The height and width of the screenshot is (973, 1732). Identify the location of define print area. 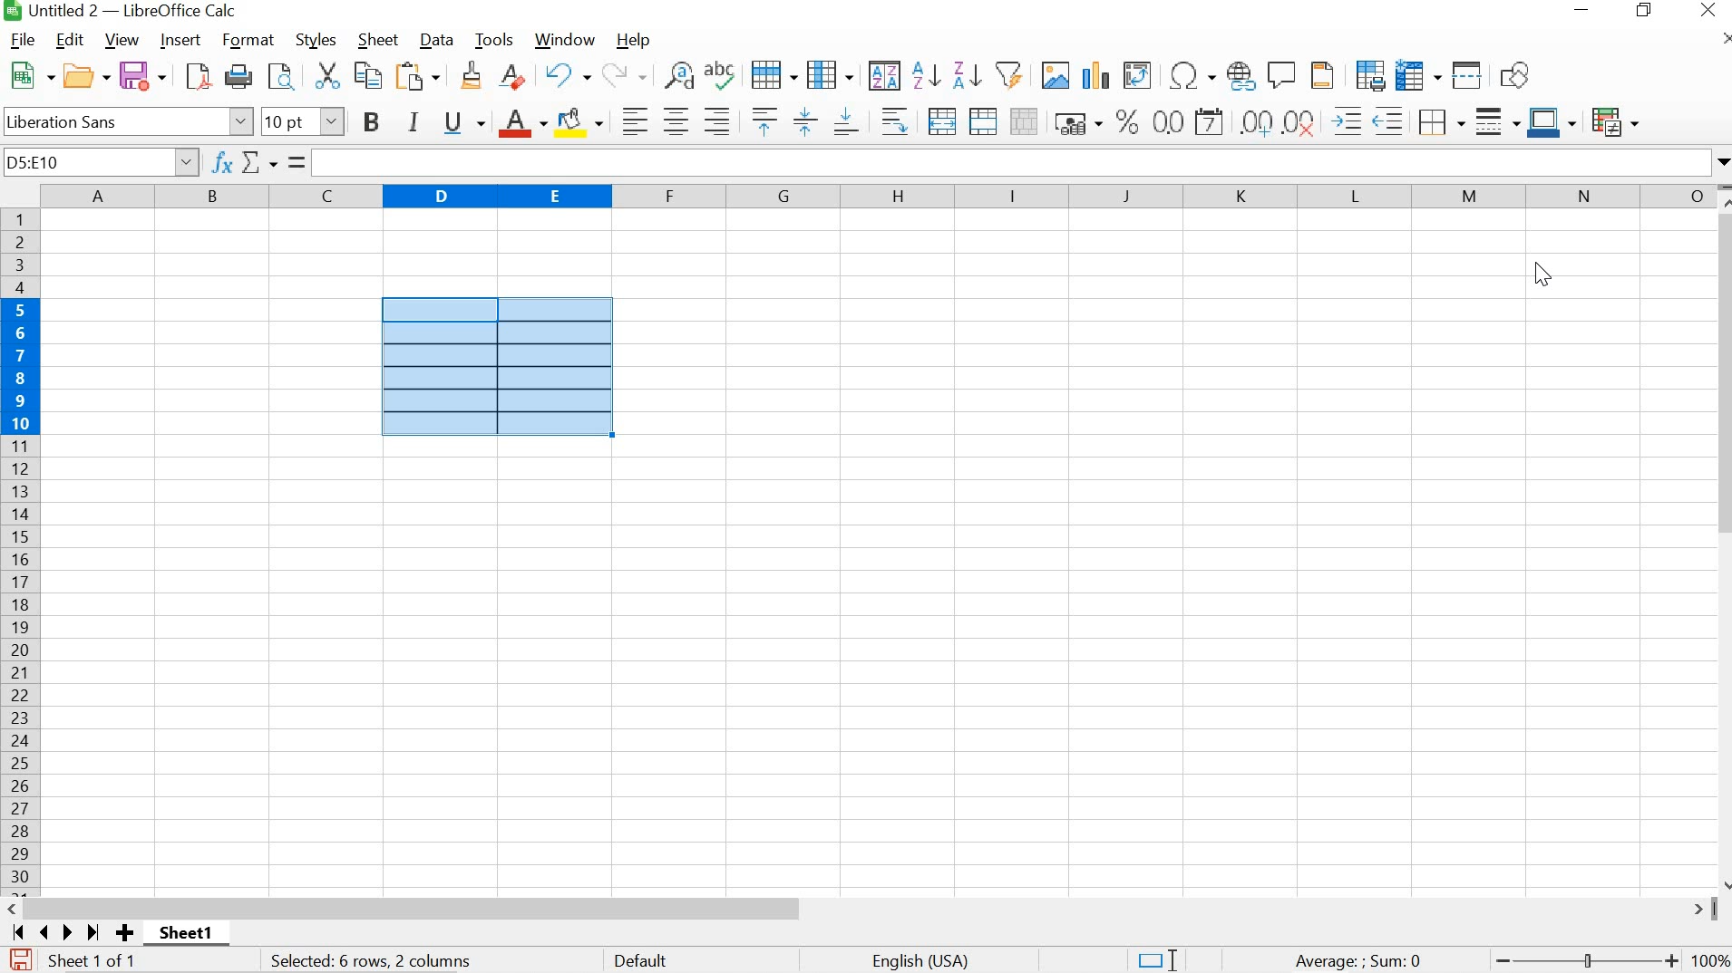
(1370, 74).